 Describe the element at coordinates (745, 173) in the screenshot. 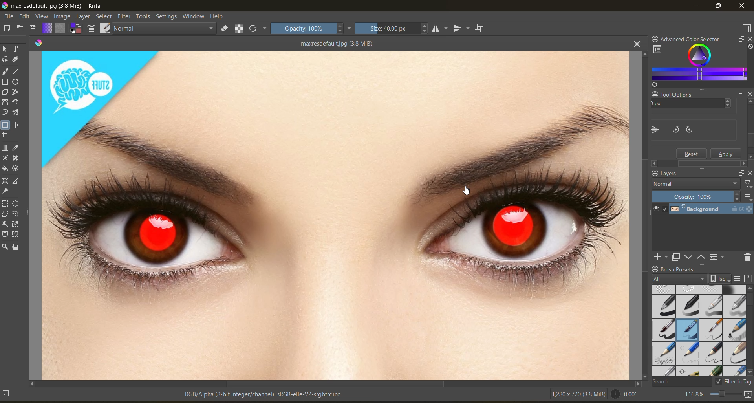

I see `float docker` at that location.